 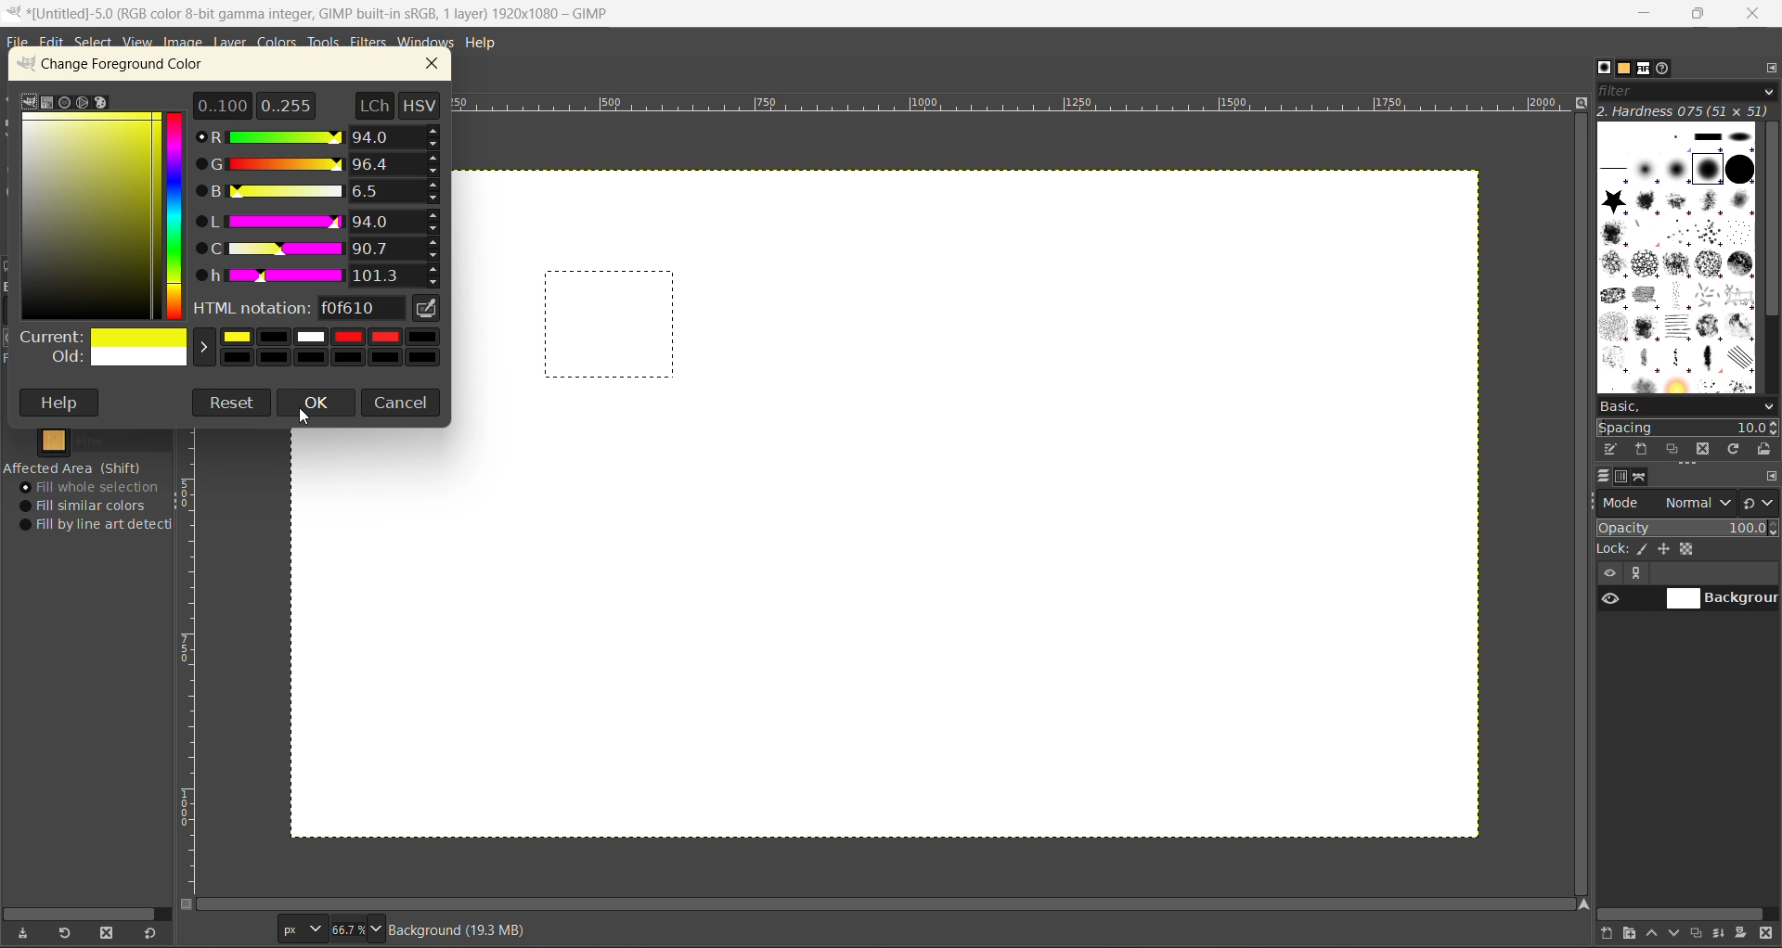 I want to click on help, so click(x=62, y=403).